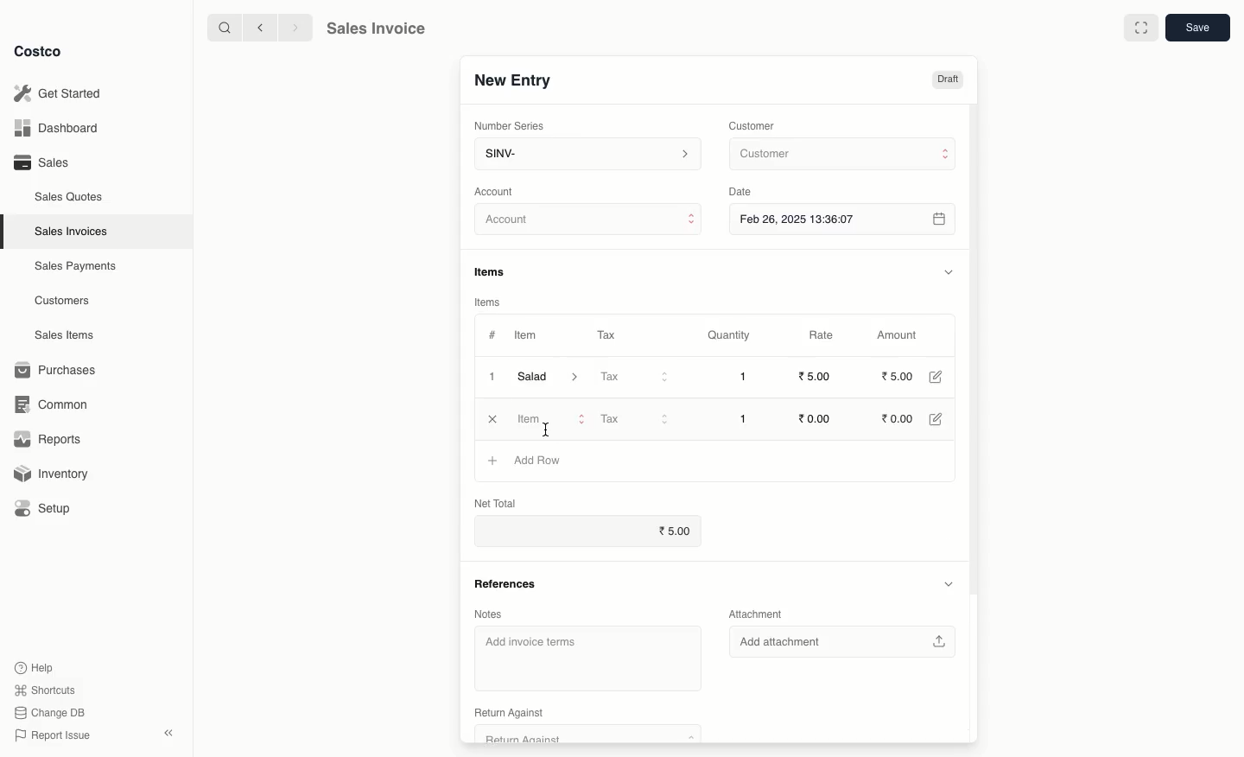 The image size is (1244, 757). I want to click on #, so click(492, 334).